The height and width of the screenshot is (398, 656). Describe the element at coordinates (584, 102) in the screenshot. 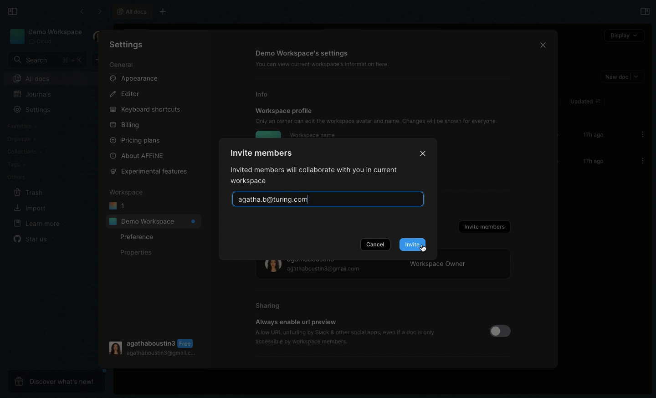

I see `Updated` at that location.